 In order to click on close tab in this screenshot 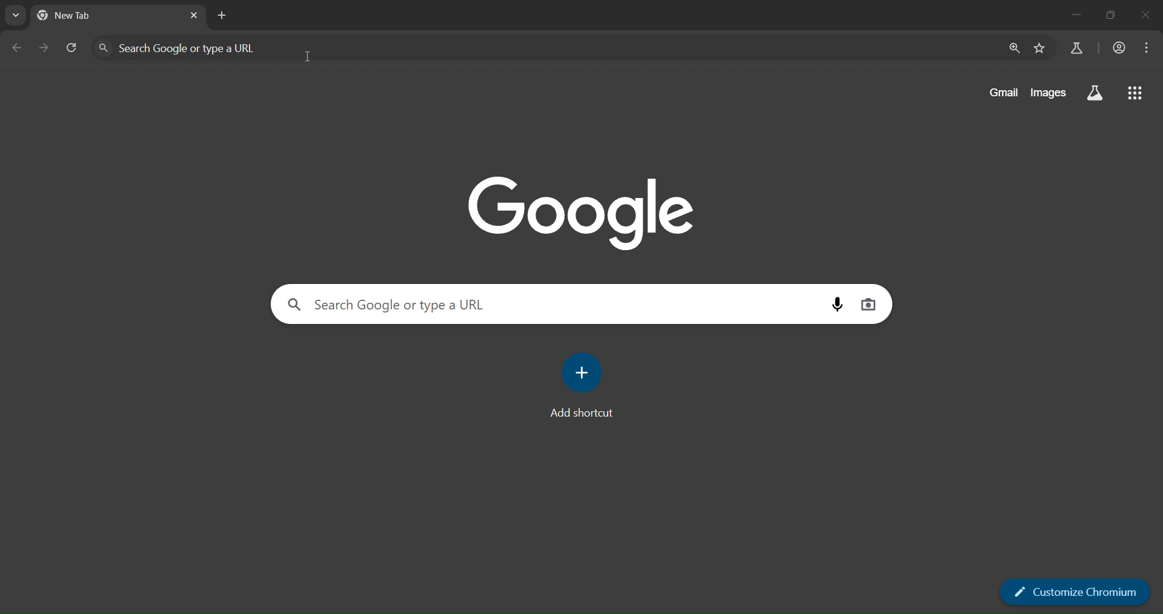, I will do `click(195, 18)`.